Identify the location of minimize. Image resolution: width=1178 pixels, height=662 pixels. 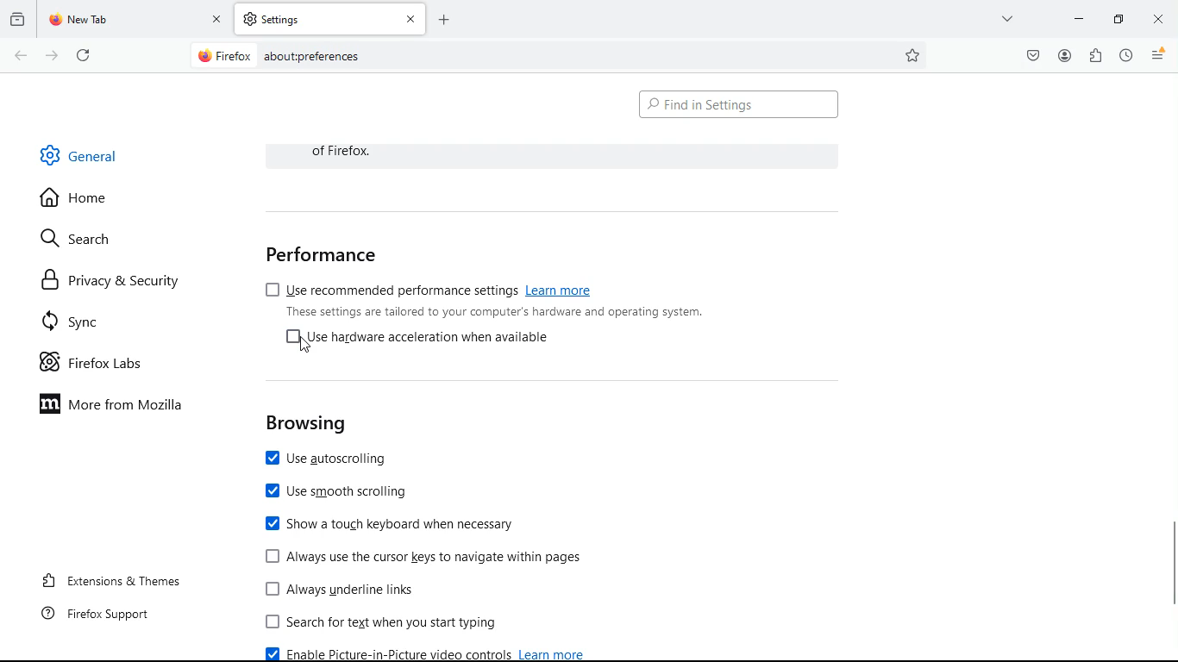
(1117, 18).